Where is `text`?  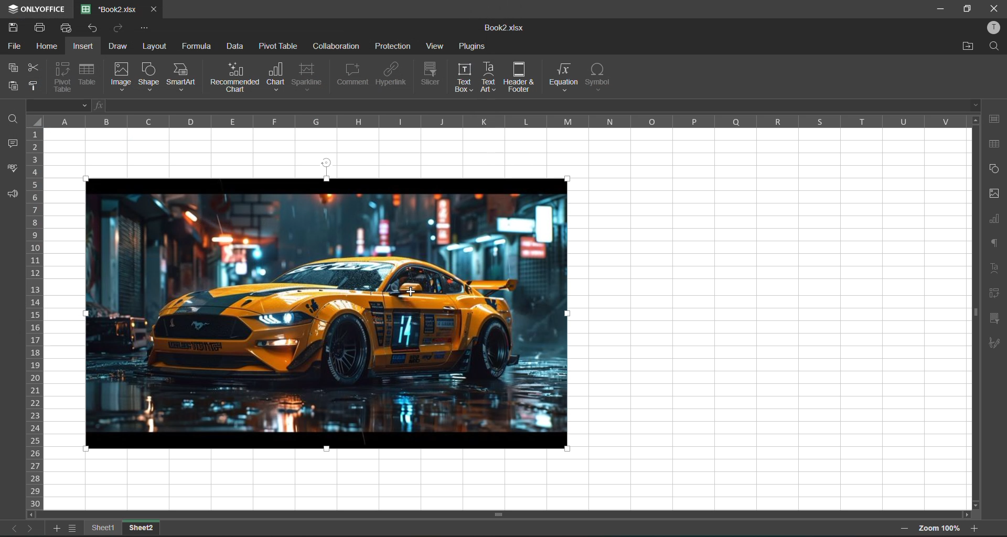 text is located at coordinates (995, 269).